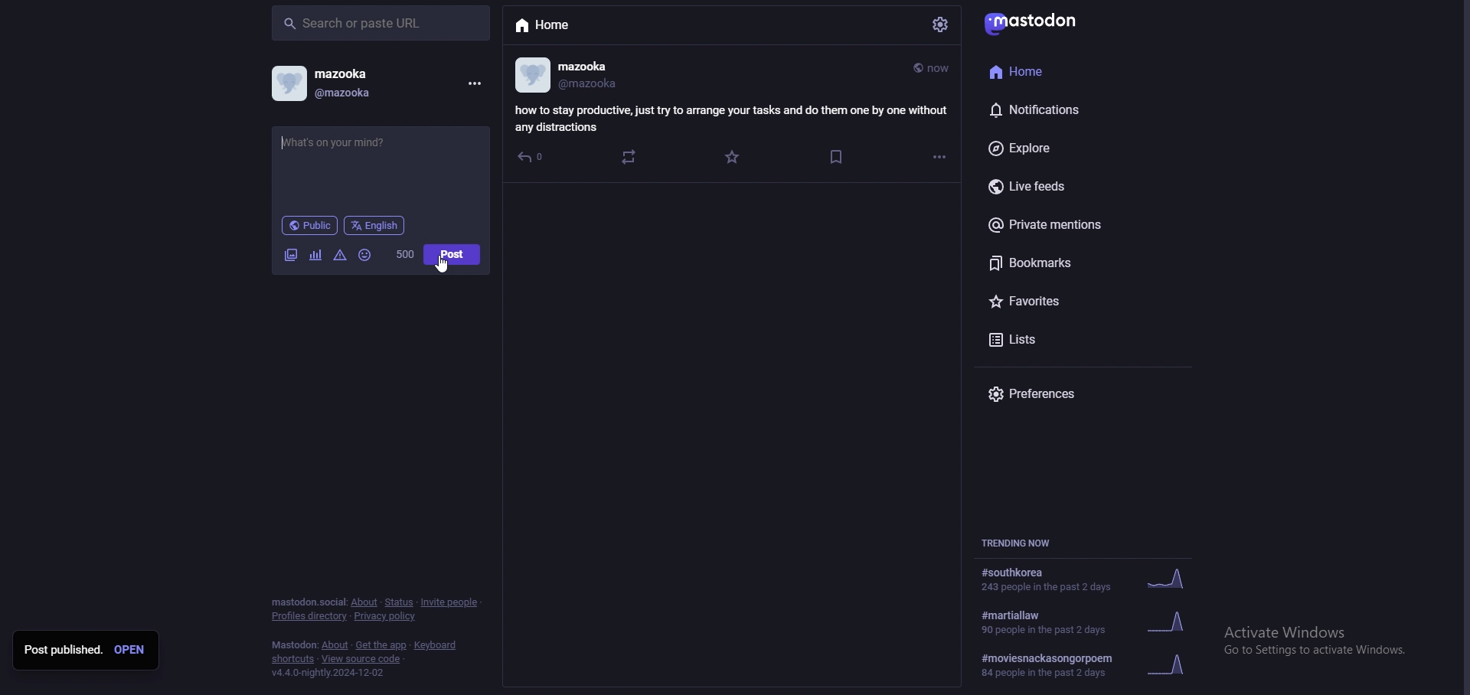 Image resolution: width=1470 pixels, height=695 pixels. I want to click on profiles directory, so click(310, 616).